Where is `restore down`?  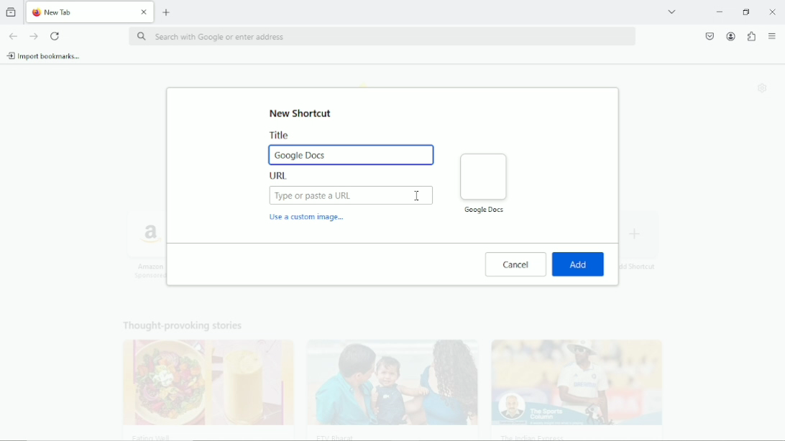
restore down is located at coordinates (747, 11).